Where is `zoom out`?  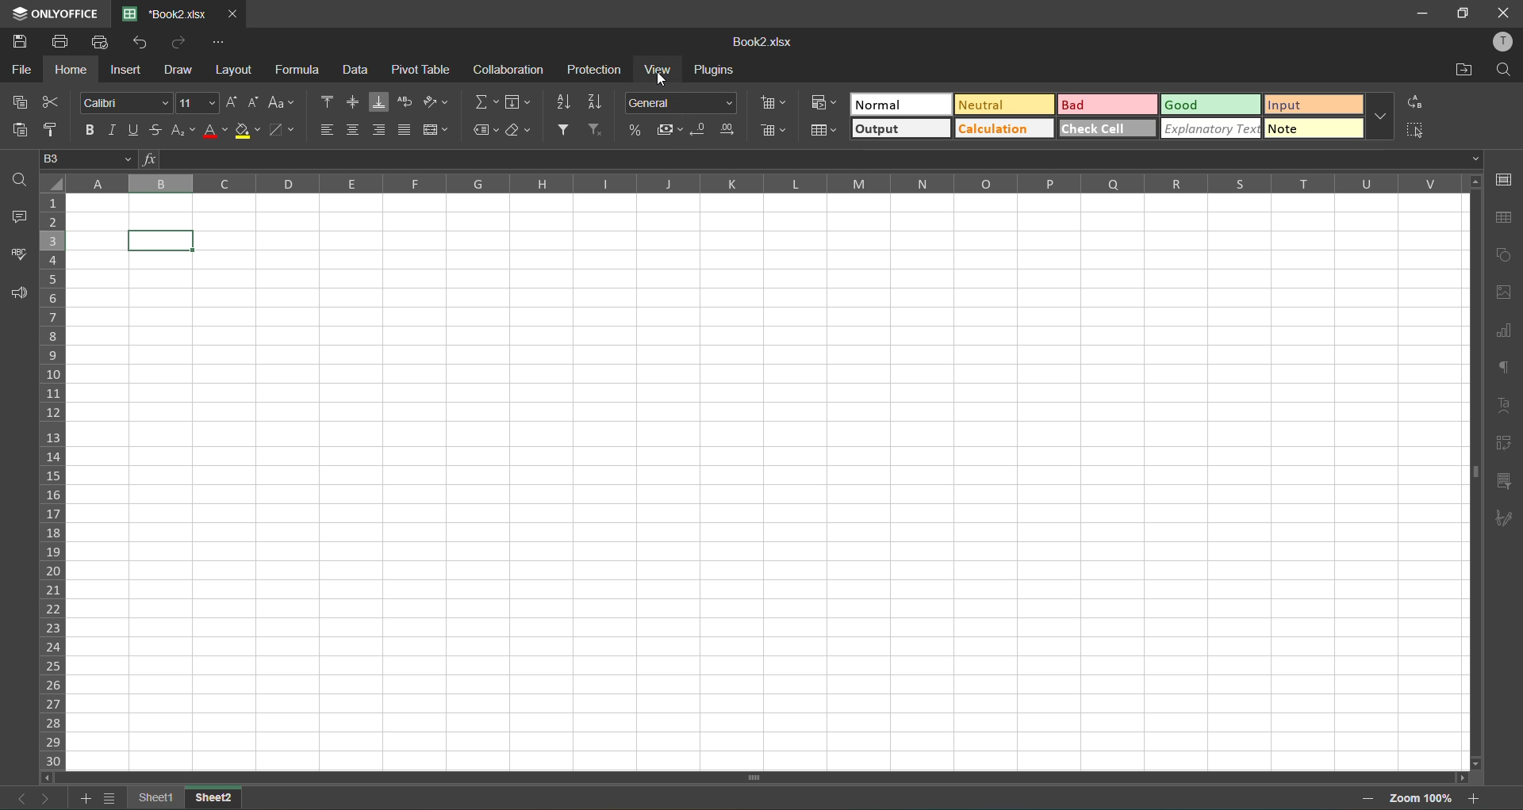 zoom out is located at coordinates (1371, 798).